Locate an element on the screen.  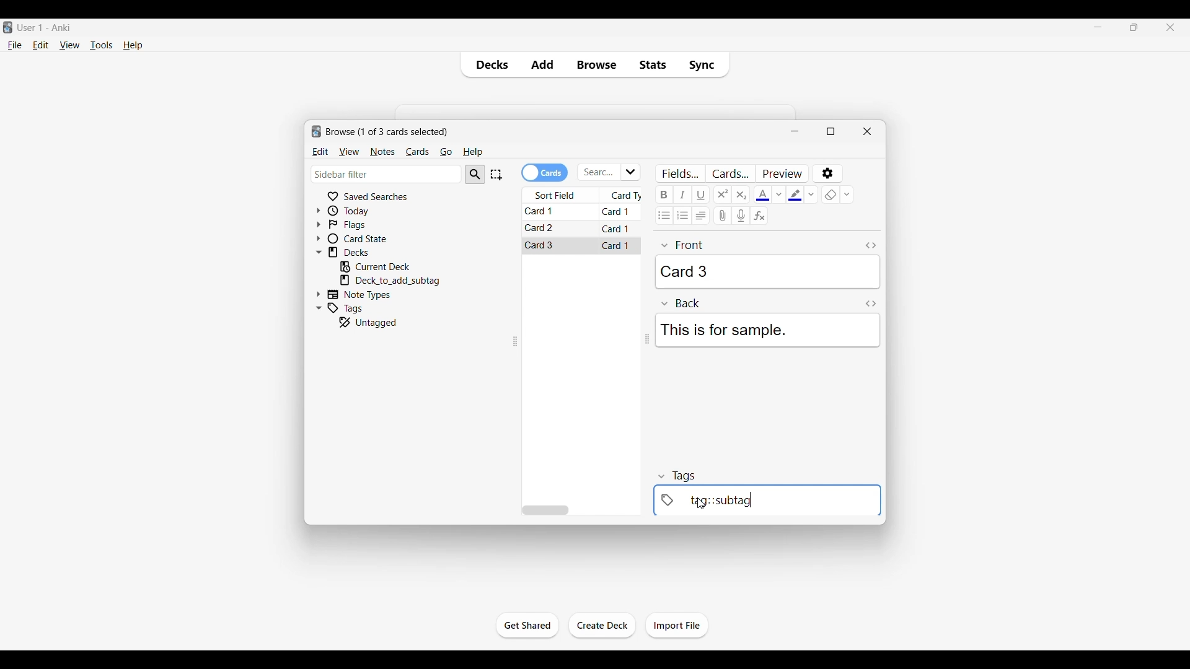
Browse is located at coordinates (596, 64).